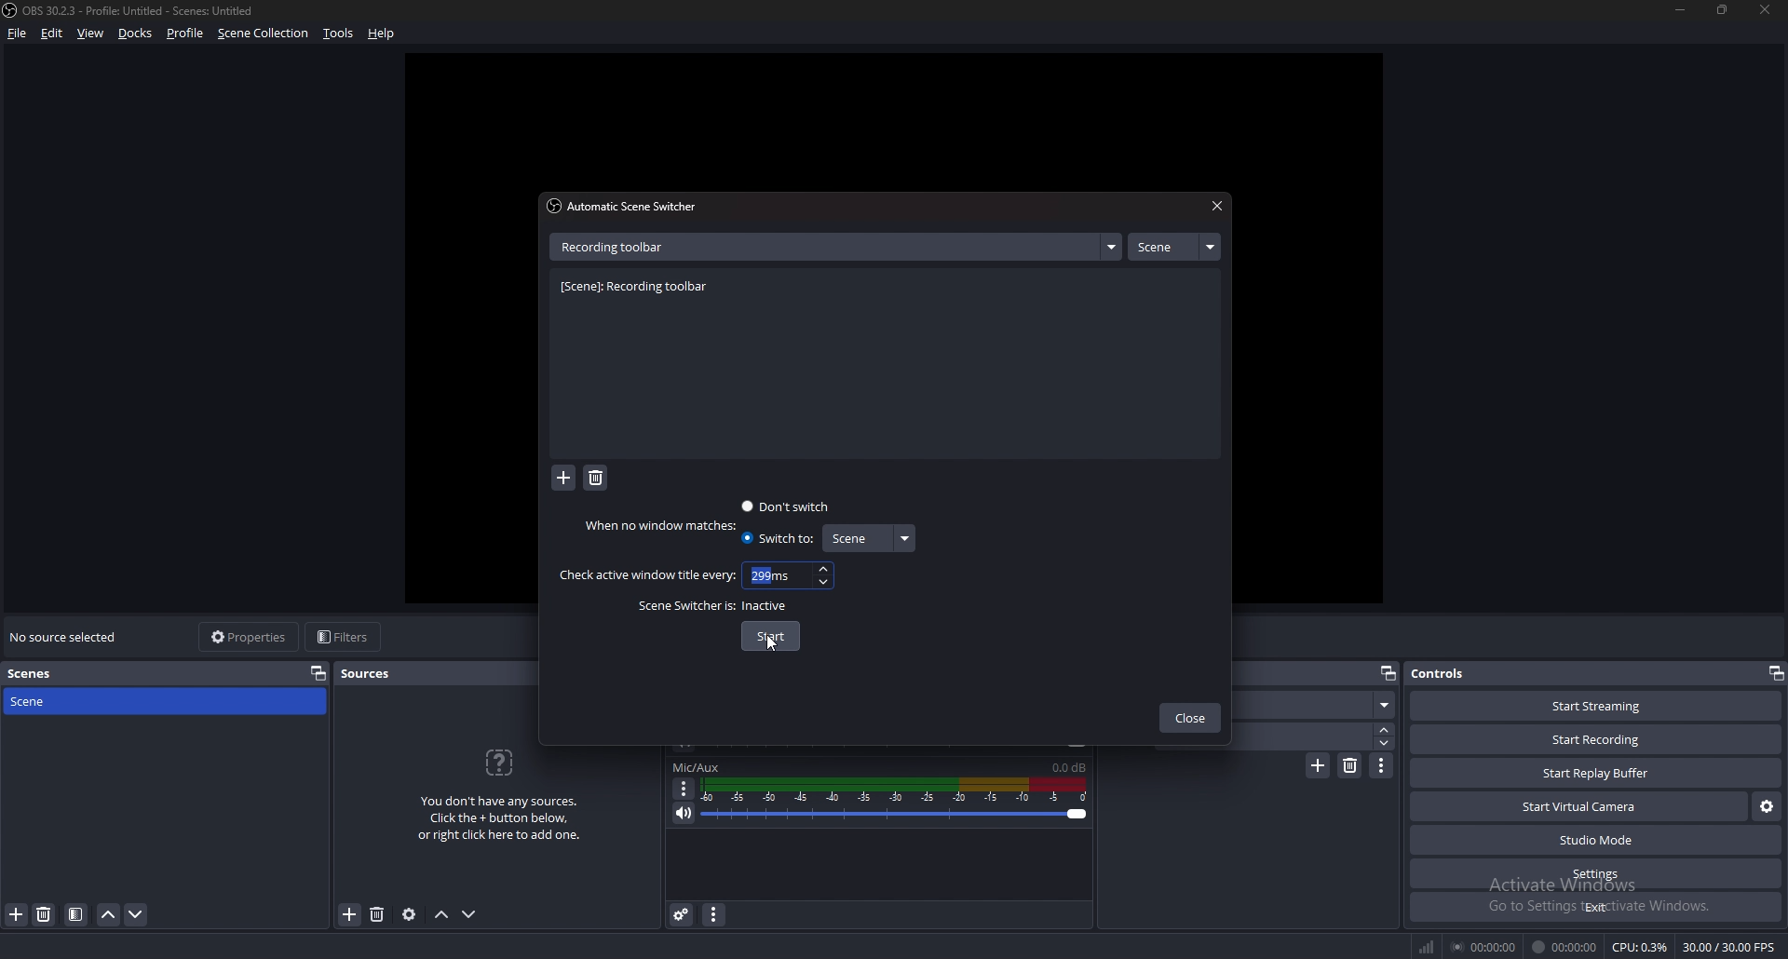 This screenshot has width=1788, height=959. I want to click on resize, so click(1725, 9).